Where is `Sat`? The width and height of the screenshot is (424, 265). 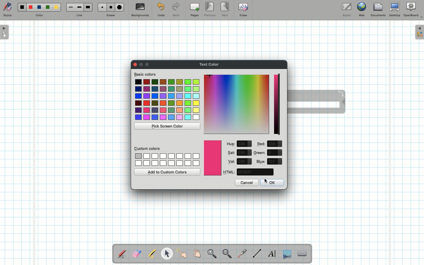
Sat is located at coordinates (231, 153).